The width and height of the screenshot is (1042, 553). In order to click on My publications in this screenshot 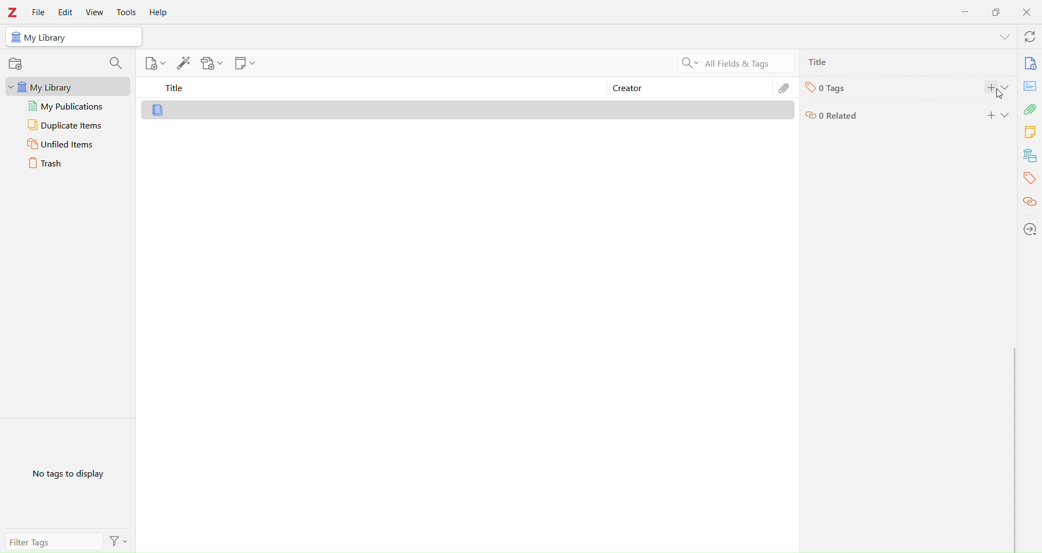, I will do `click(66, 106)`.